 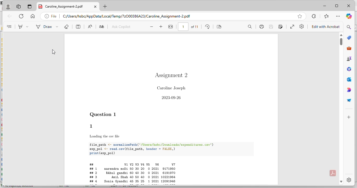 What do you see at coordinates (314, 16) in the screenshot?
I see `extensions` at bounding box center [314, 16].